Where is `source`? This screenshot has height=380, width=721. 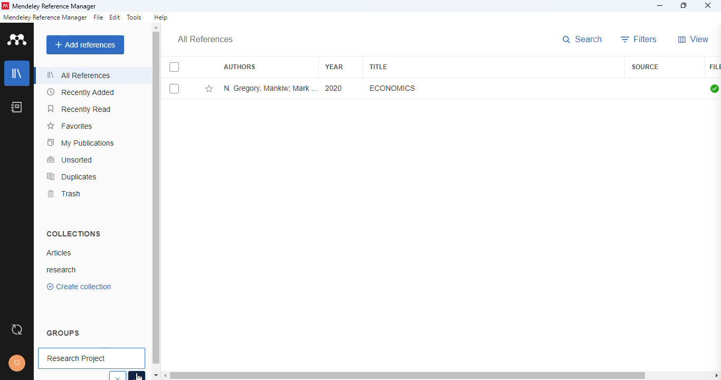
source is located at coordinates (646, 68).